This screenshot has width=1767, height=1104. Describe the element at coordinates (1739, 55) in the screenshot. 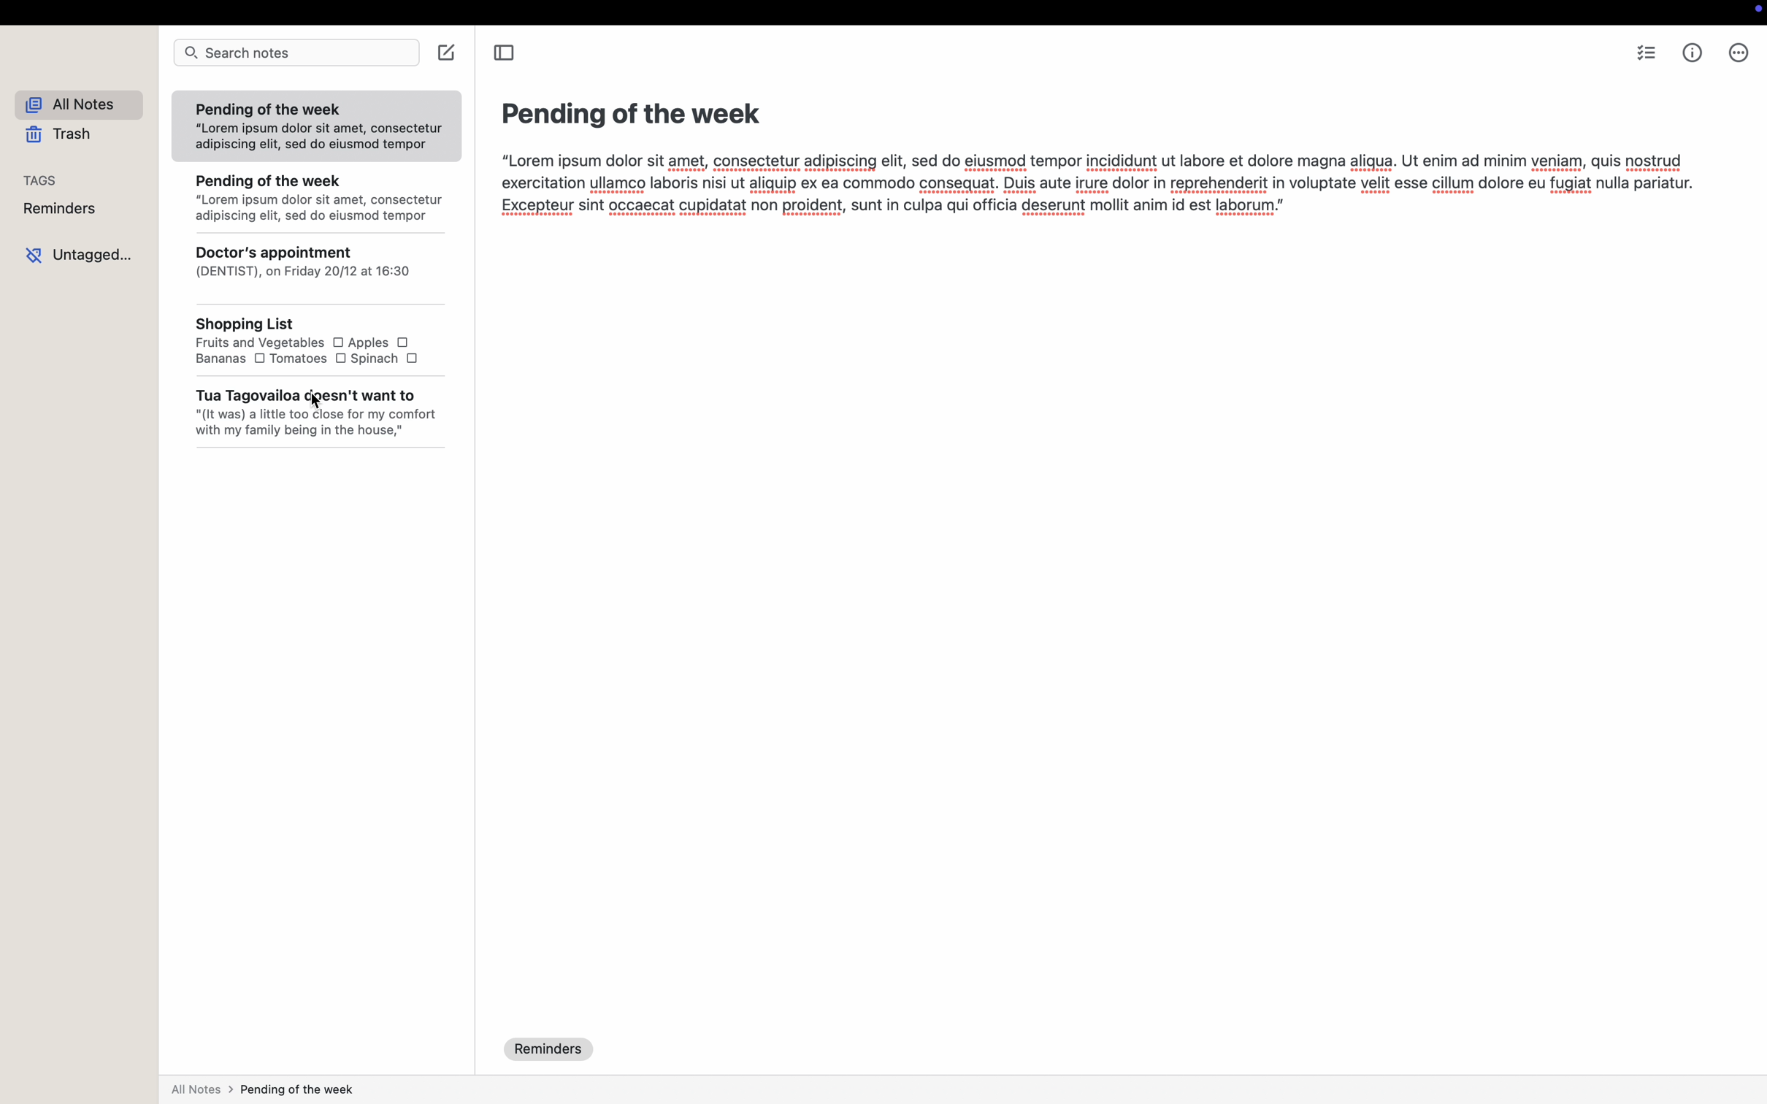

I see `more options` at that location.